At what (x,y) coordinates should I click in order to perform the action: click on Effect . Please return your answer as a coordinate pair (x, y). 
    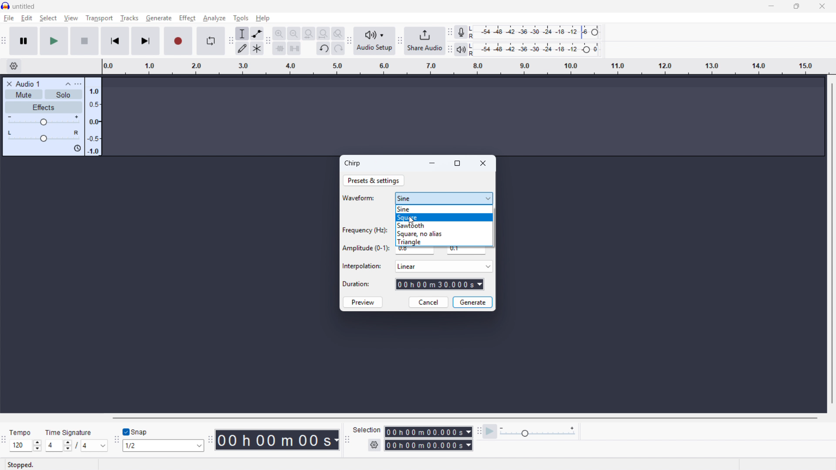
    Looking at the image, I should click on (187, 18).